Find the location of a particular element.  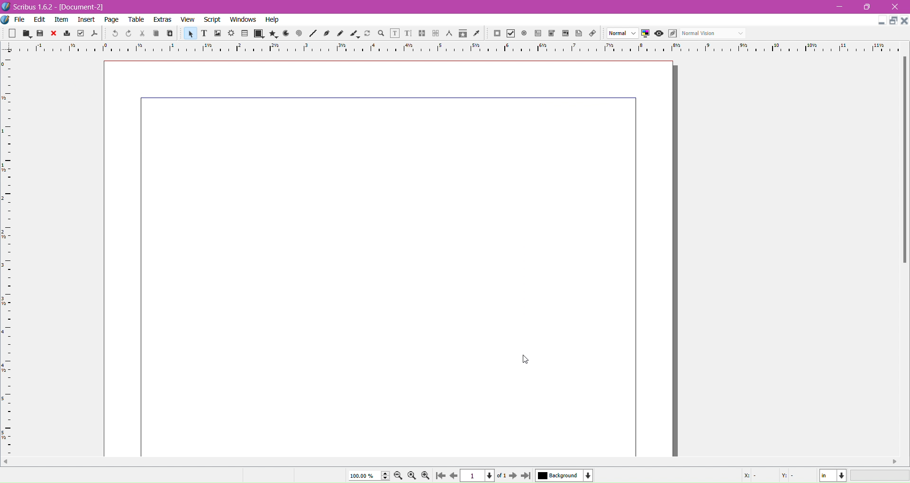

Windows is located at coordinates (243, 19).